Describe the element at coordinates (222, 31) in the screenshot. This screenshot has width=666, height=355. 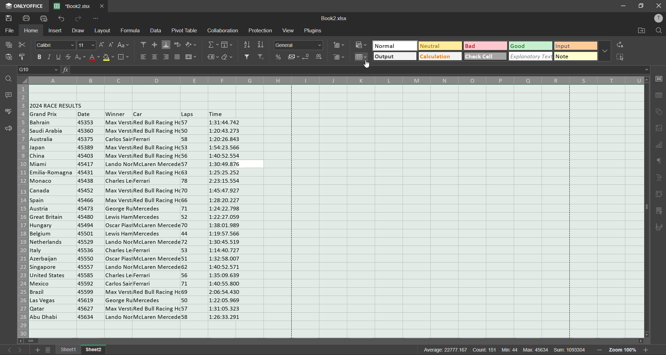
I see `collaboration` at that location.